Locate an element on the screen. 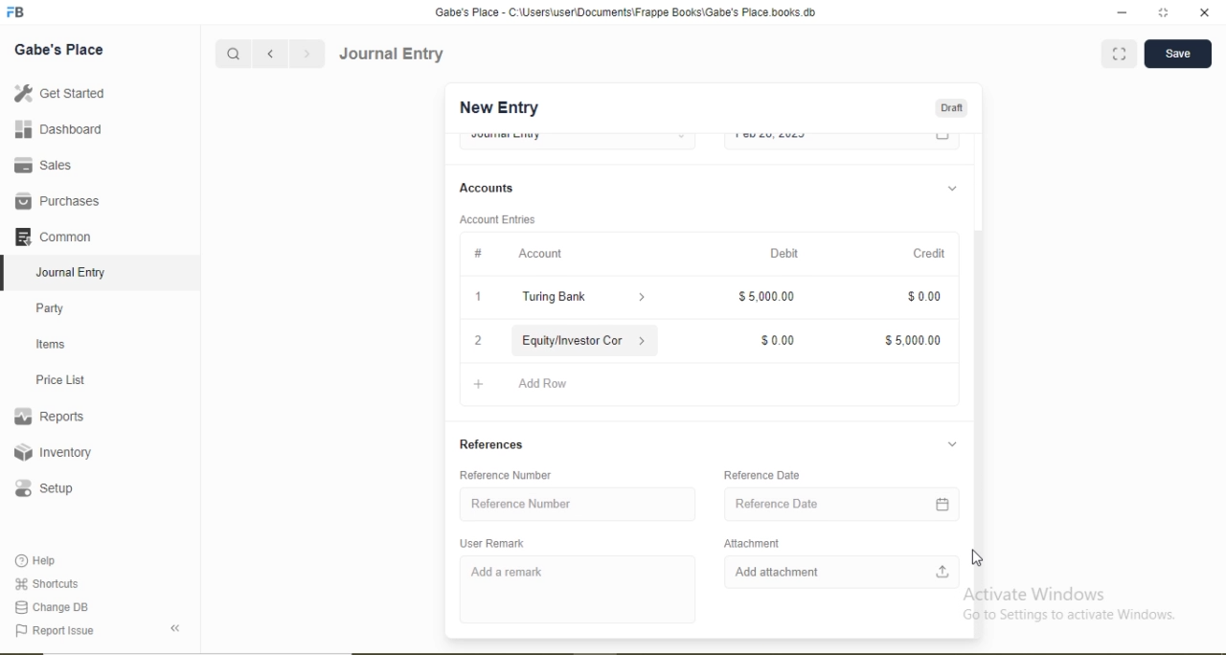  # is located at coordinates (478, 255).